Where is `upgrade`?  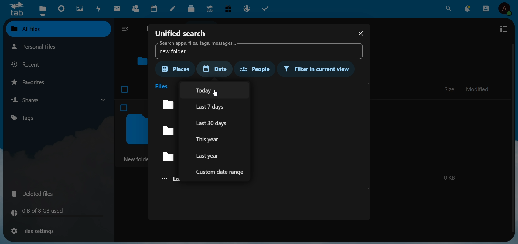 upgrade is located at coordinates (210, 8).